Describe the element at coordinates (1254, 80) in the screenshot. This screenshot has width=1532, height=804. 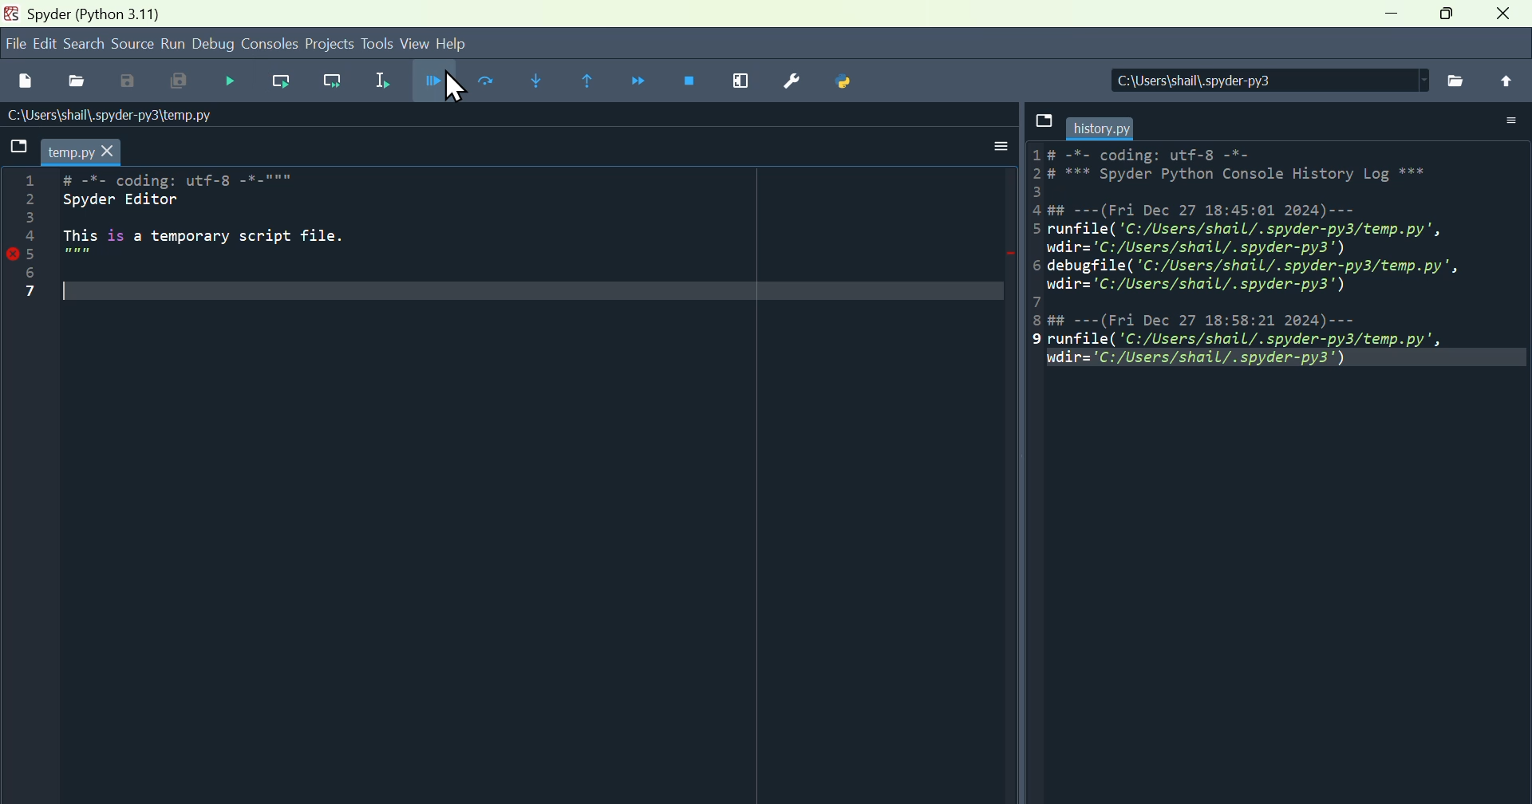
I see `Location of the file` at that location.